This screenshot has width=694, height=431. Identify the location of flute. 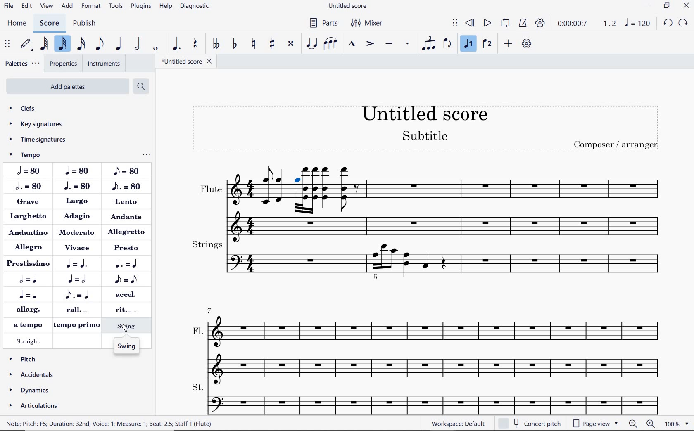
(240, 200).